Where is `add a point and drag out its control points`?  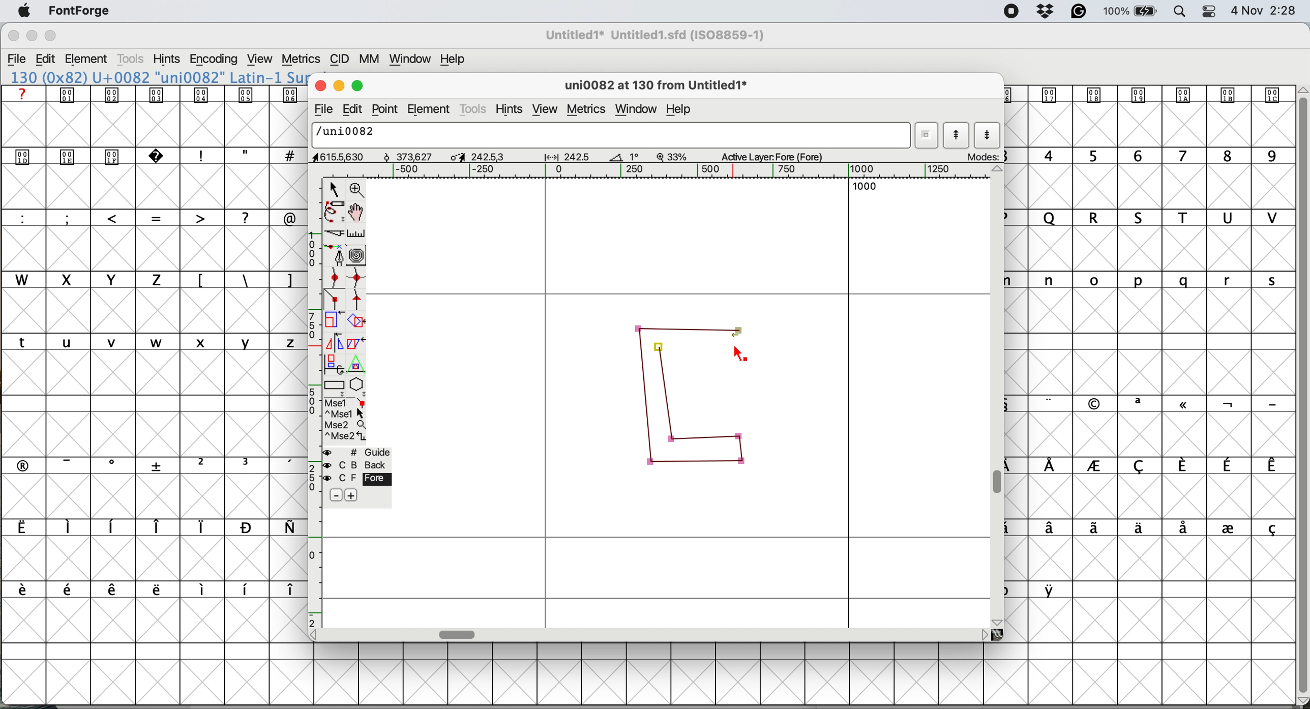
add a point and drag out its control points is located at coordinates (337, 255).